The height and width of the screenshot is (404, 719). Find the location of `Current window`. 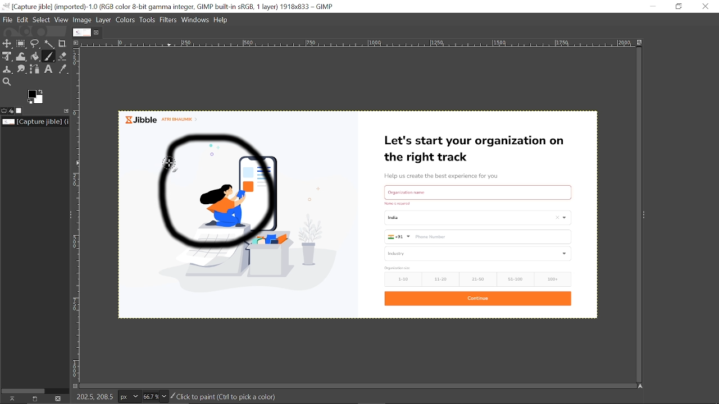

Current window is located at coordinates (169, 7).